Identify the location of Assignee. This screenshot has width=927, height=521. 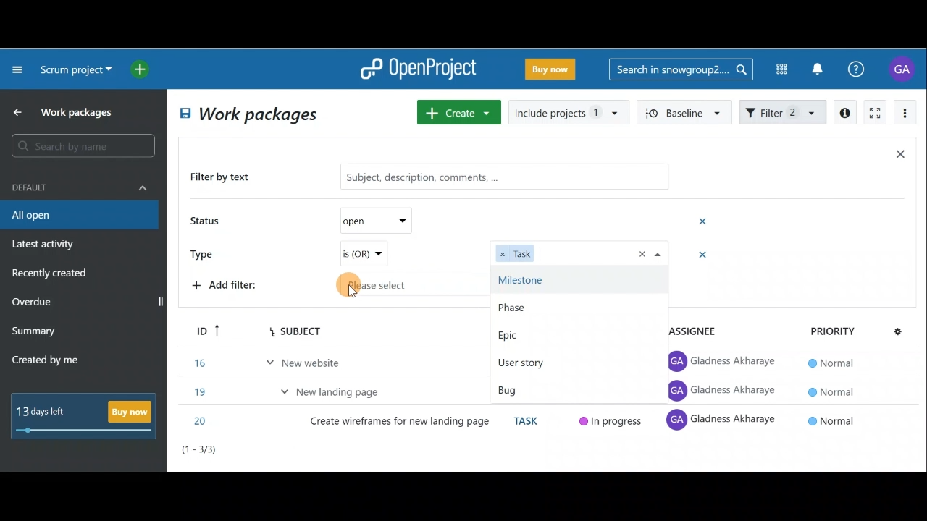
(695, 327).